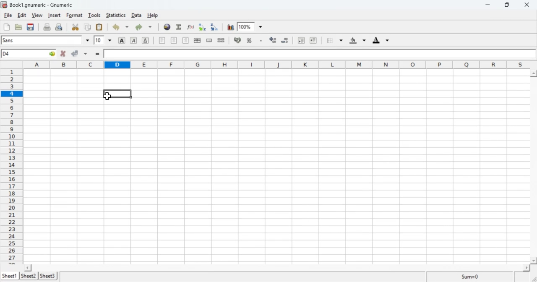 The height and width of the screenshot is (282, 537). I want to click on cursor, so click(107, 96).